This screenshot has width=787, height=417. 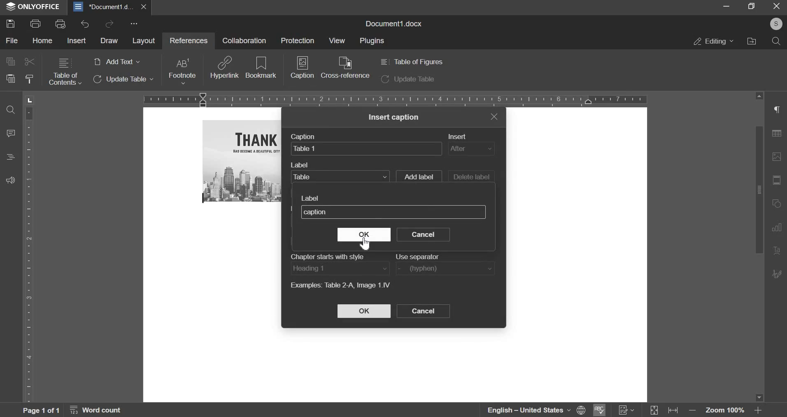 I want to click on hyperlink, so click(x=225, y=67).